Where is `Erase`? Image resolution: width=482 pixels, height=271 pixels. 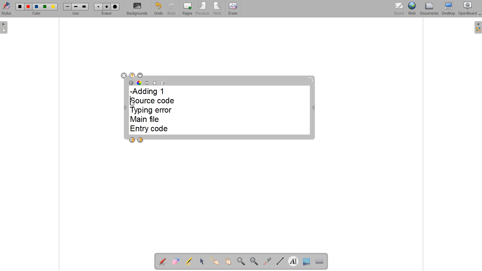
Erase is located at coordinates (233, 8).